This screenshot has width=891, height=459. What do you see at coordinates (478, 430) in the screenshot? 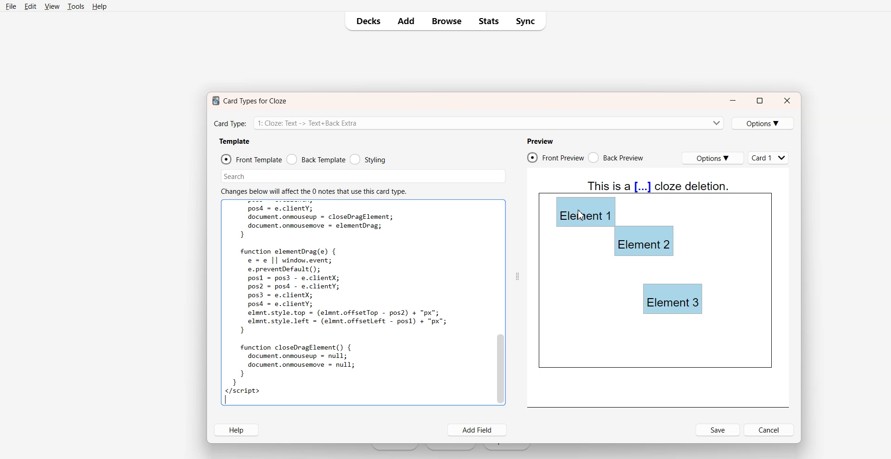
I see `Add Field` at bounding box center [478, 430].